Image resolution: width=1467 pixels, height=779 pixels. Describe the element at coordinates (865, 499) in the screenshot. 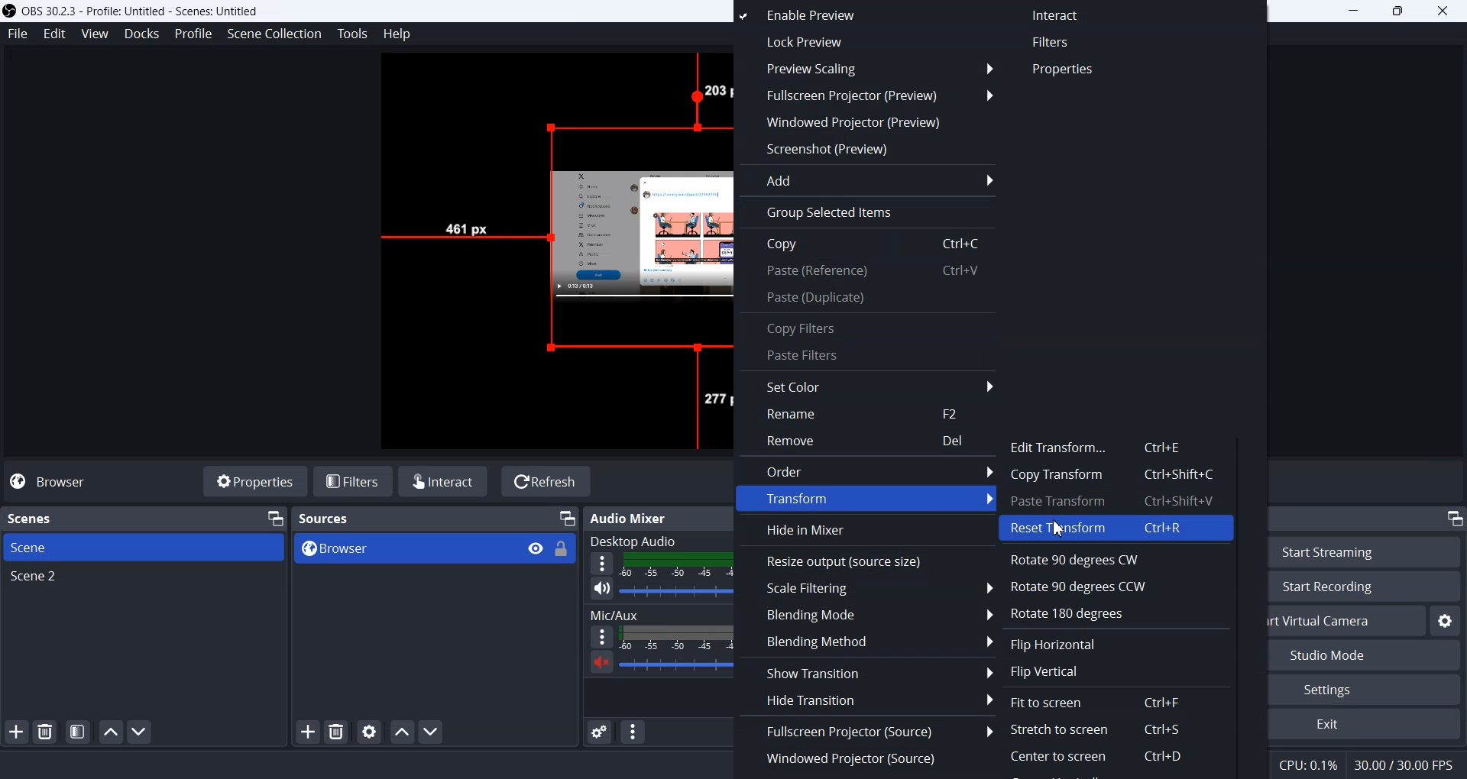

I see `Transform` at that location.